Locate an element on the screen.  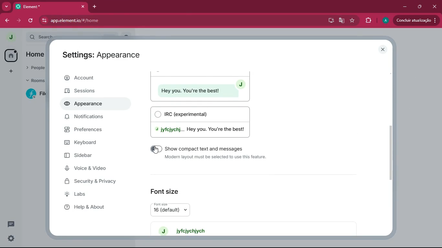
labs is located at coordinates (93, 195).